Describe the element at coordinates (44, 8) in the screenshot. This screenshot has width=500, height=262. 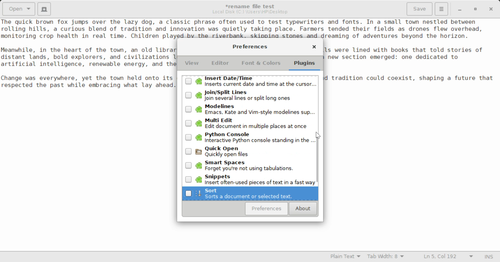
I see `Create New Document` at that location.